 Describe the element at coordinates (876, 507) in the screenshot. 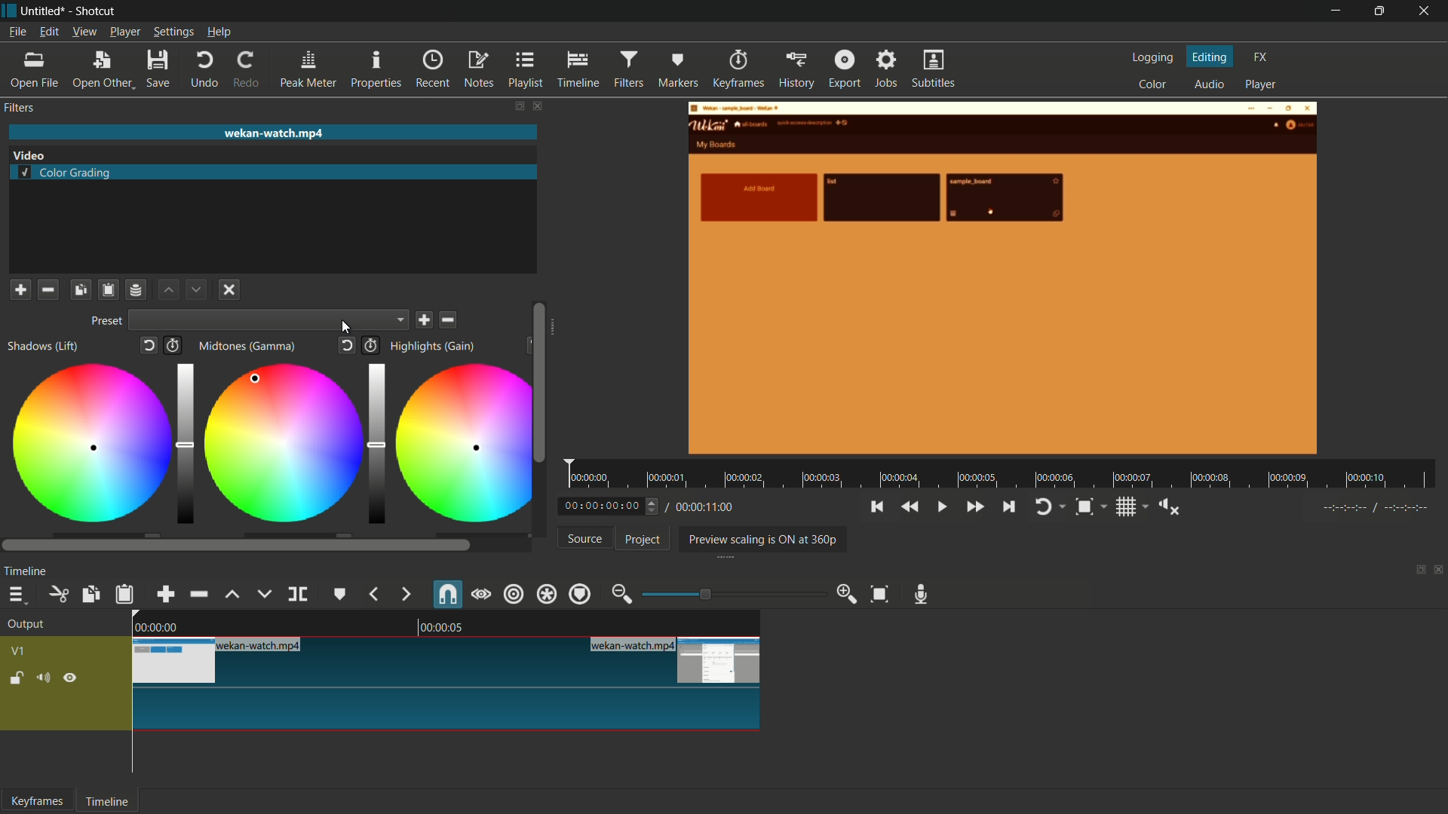

I see `skip to the previous point` at that location.